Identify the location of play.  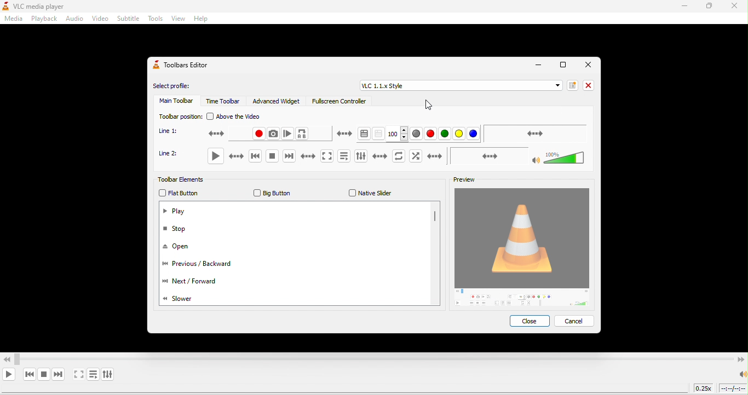
(10, 375).